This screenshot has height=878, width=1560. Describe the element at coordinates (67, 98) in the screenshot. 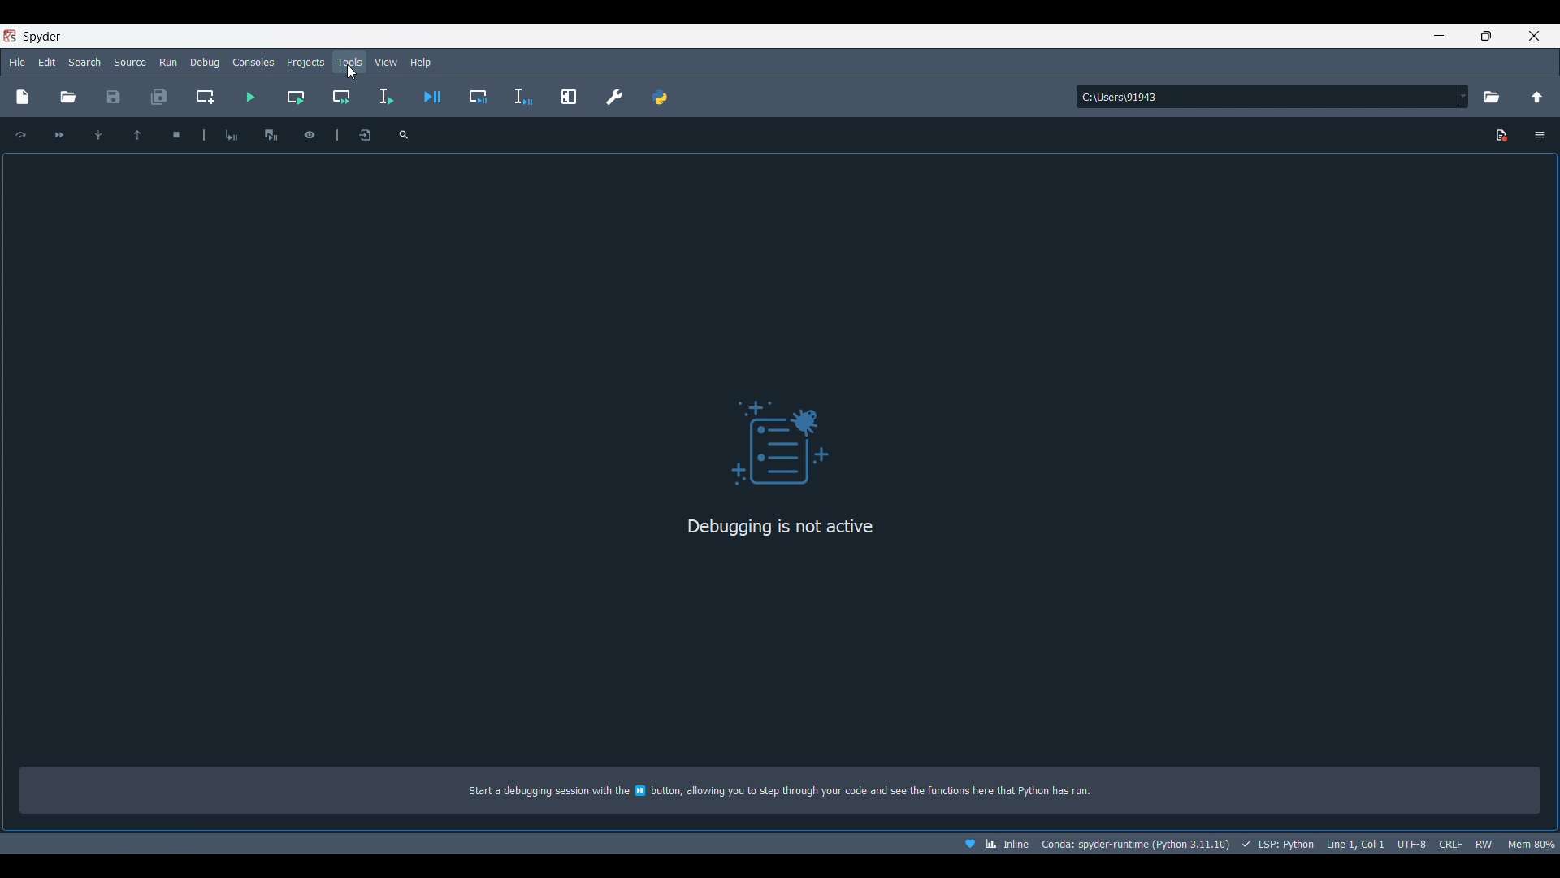

I see `Open` at that location.